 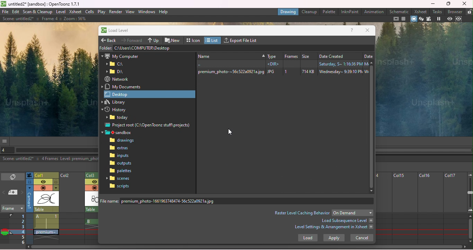 What do you see at coordinates (329, 11) in the screenshot?
I see `Palette` at bounding box center [329, 11].